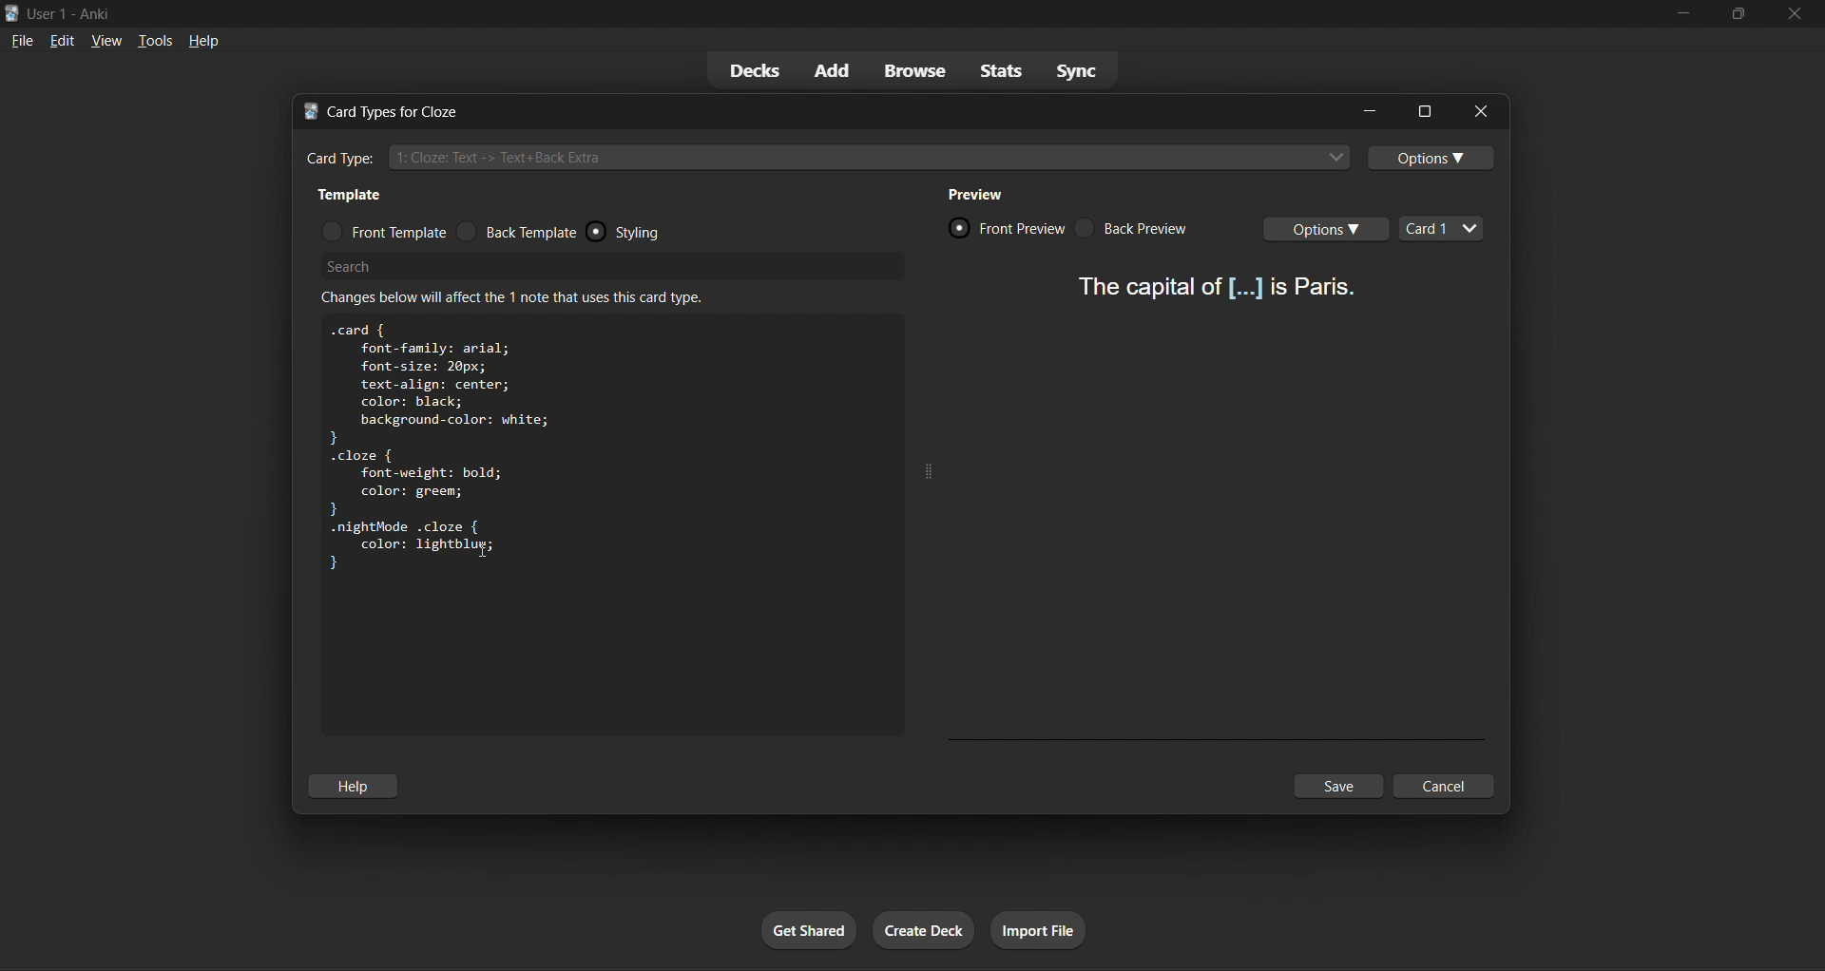  What do you see at coordinates (1137, 229) in the screenshot?
I see `card back preview` at bounding box center [1137, 229].